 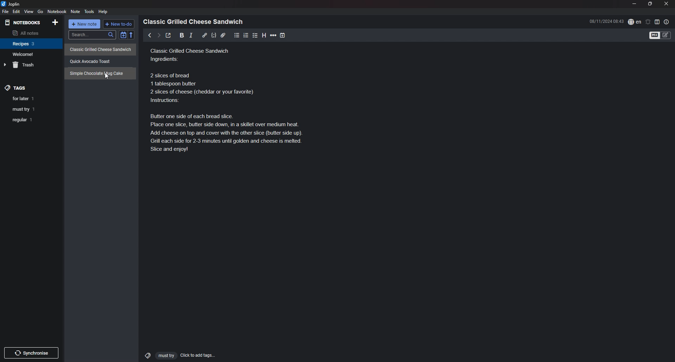 What do you see at coordinates (24, 22) in the screenshot?
I see `notebooks` at bounding box center [24, 22].